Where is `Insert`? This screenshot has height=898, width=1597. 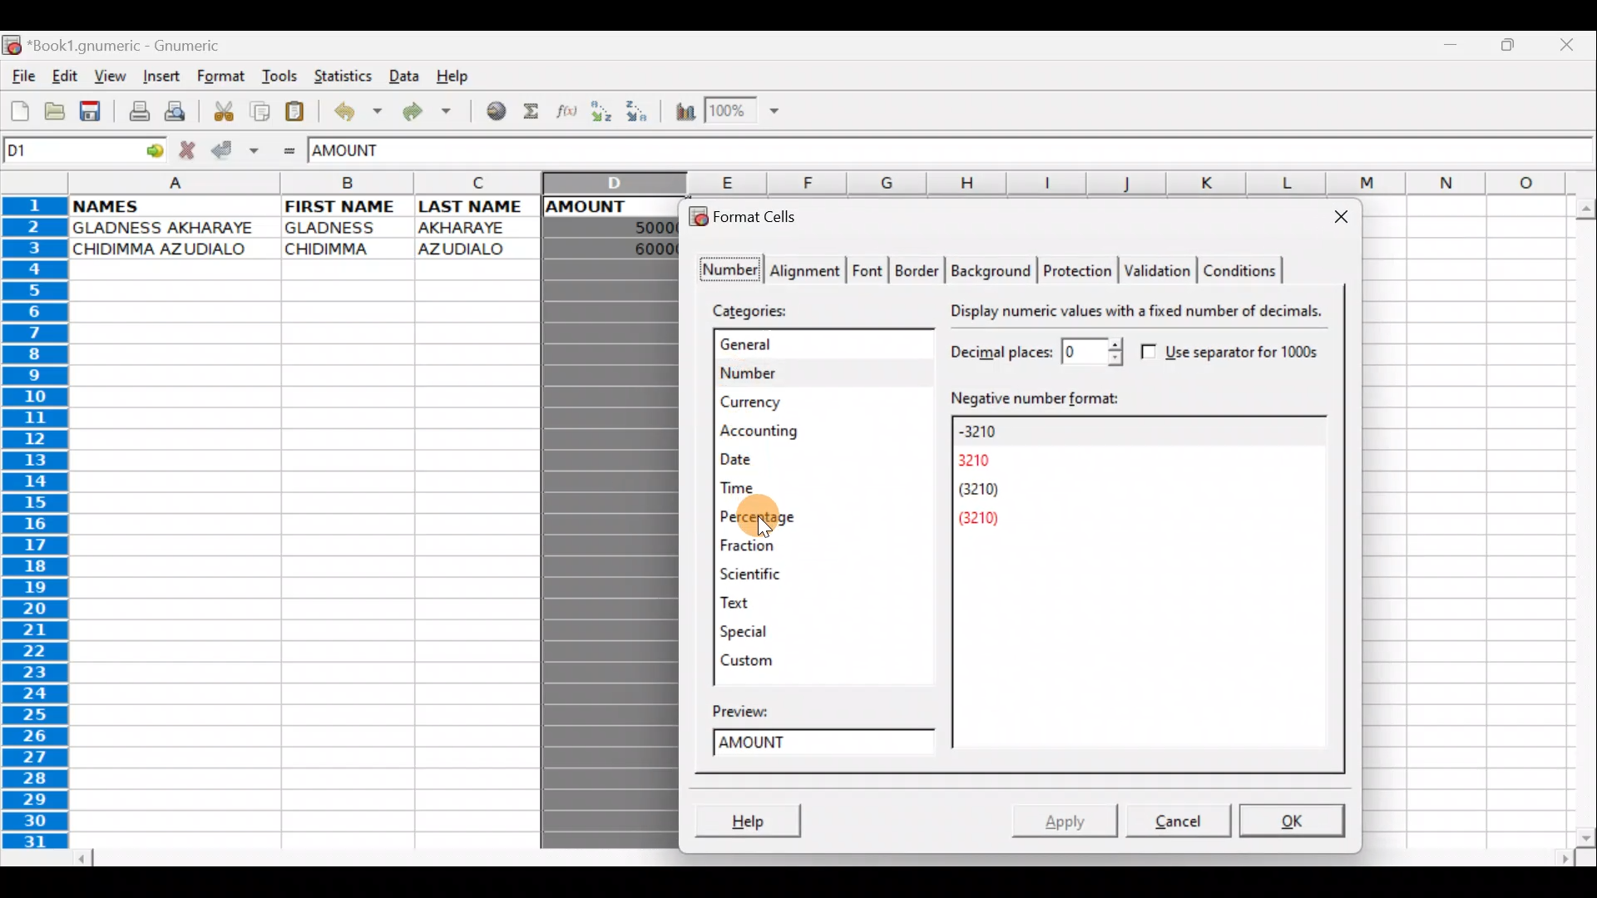 Insert is located at coordinates (160, 79).